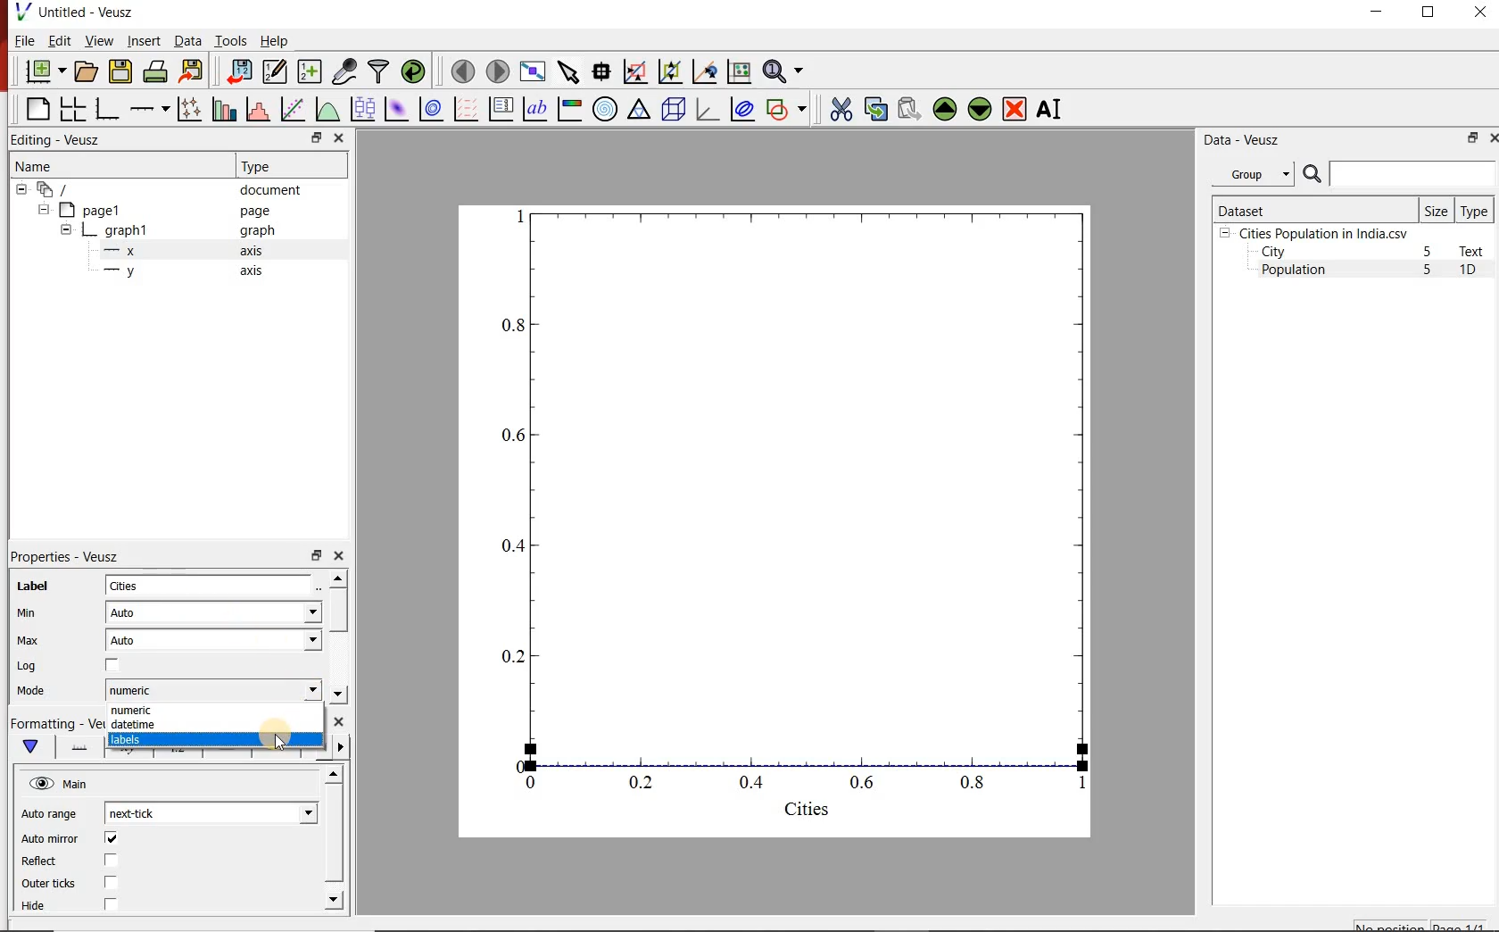 The height and width of the screenshot is (932, 1499). Describe the element at coordinates (1400, 174) in the screenshot. I see `search dataset` at that location.